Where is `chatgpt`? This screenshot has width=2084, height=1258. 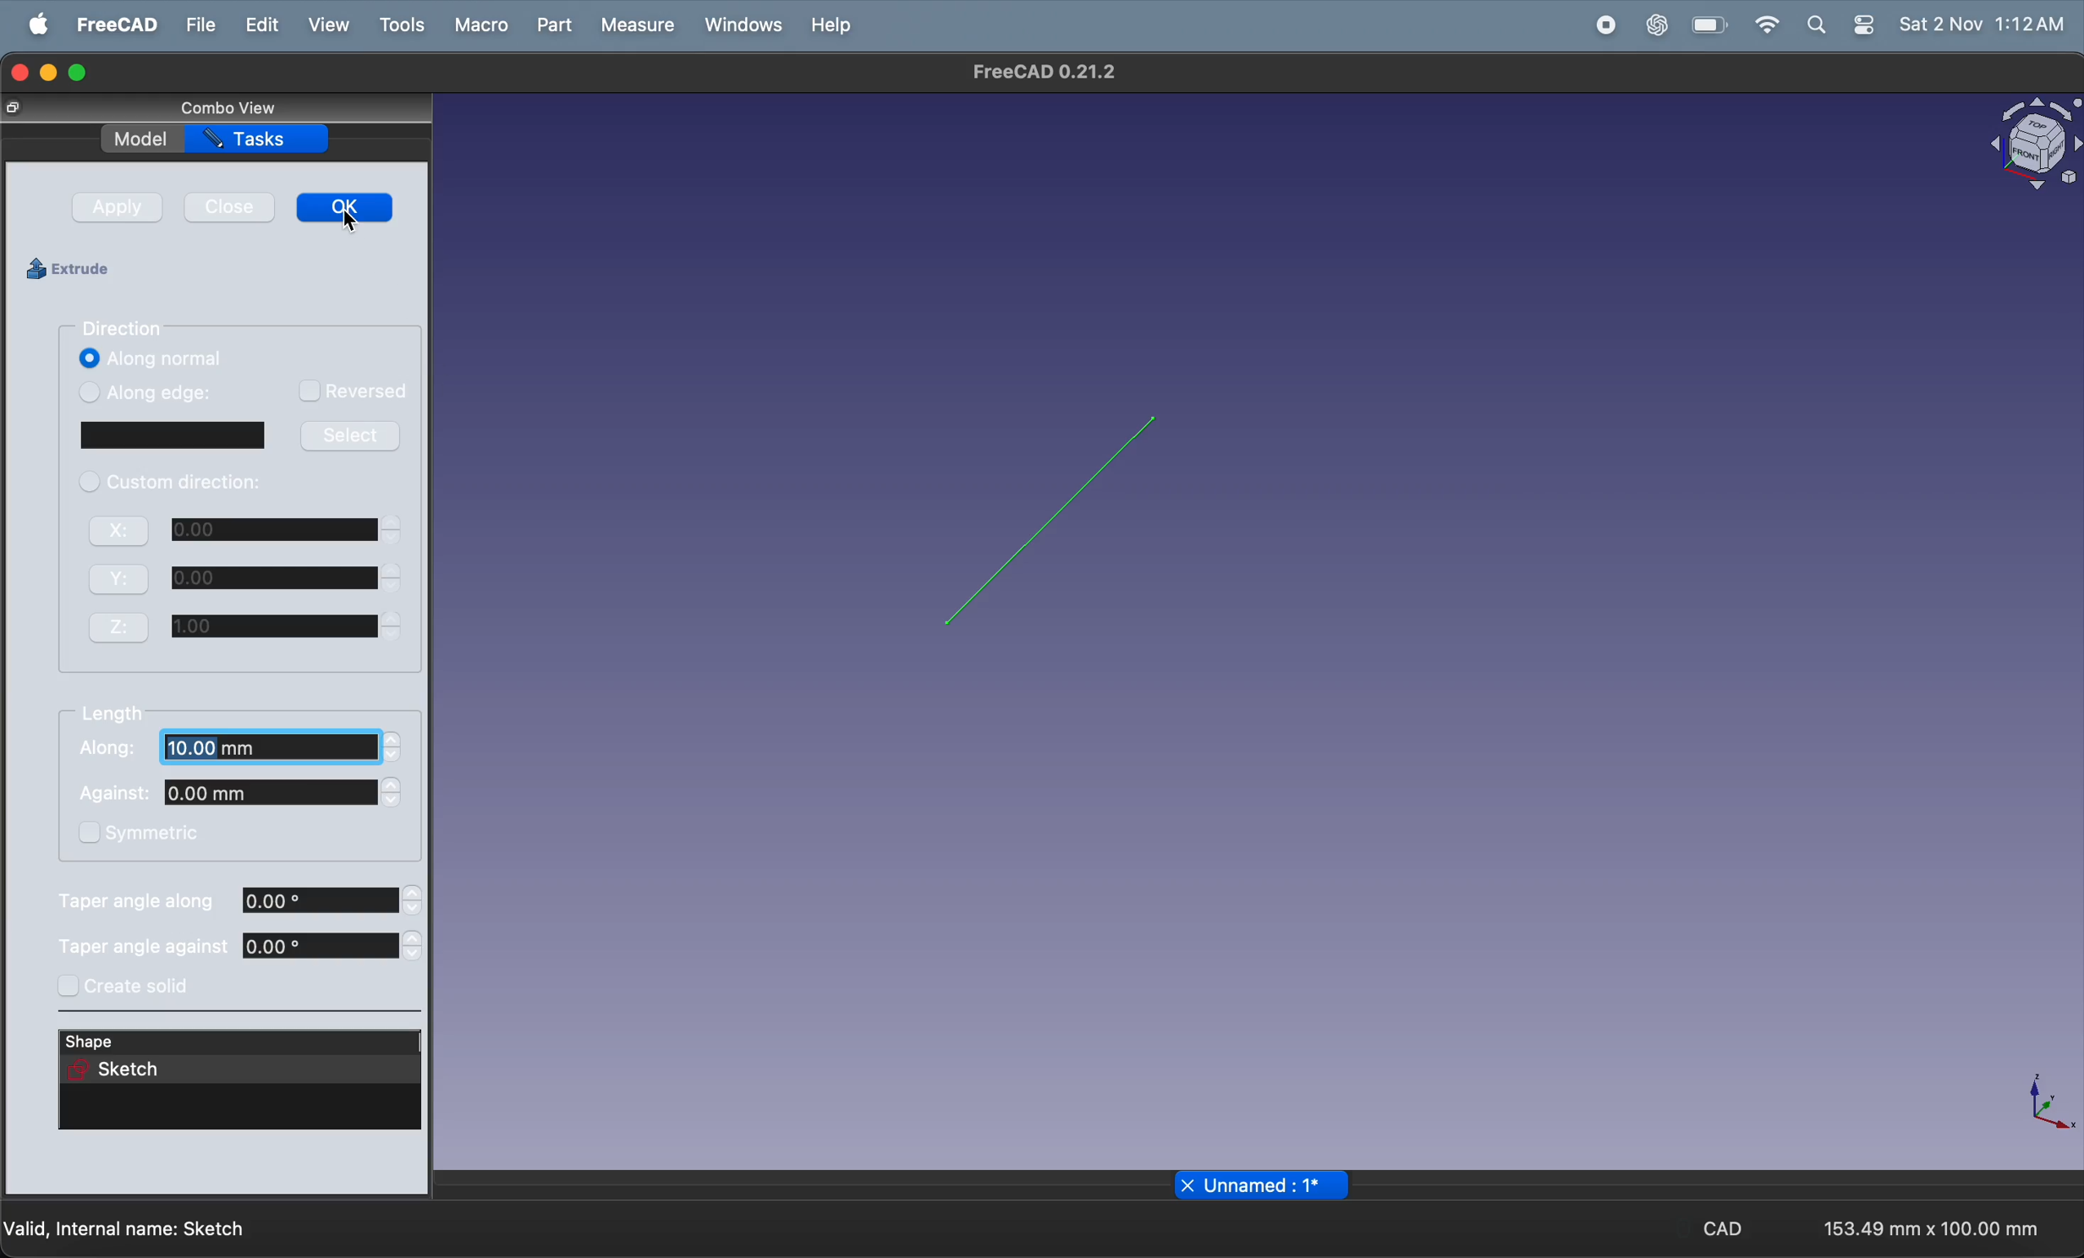 chatgpt is located at coordinates (1656, 25).